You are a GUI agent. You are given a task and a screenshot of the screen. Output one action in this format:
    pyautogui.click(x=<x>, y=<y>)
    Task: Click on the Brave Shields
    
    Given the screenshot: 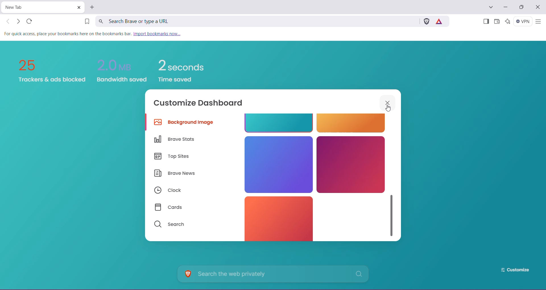 What is the action you would take?
    pyautogui.click(x=426, y=21)
    